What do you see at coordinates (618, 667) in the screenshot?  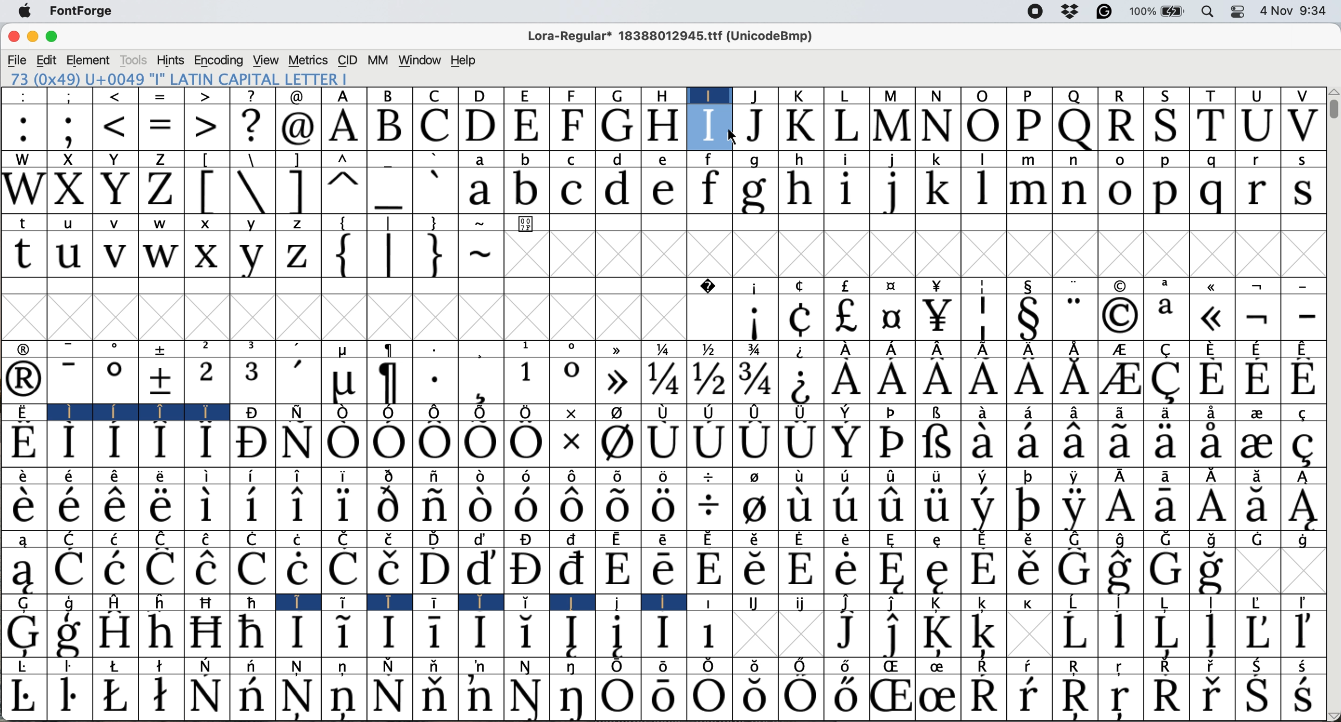 I see `Symbol` at bounding box center [618, 667].